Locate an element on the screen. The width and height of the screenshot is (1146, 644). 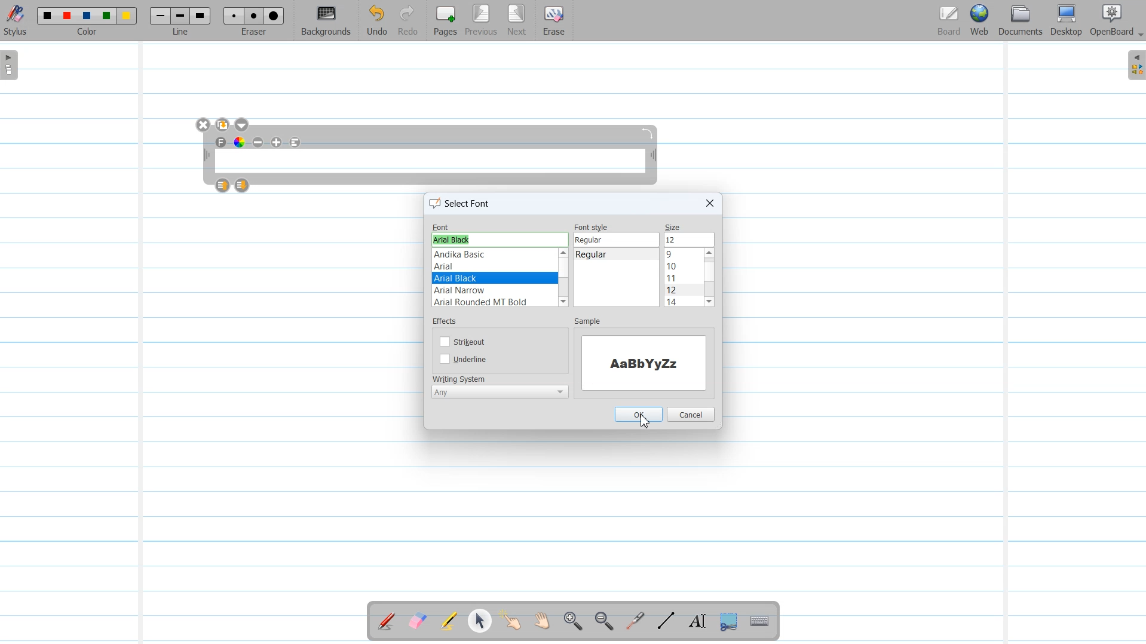
Font Type is located at coordinates (492, 277).